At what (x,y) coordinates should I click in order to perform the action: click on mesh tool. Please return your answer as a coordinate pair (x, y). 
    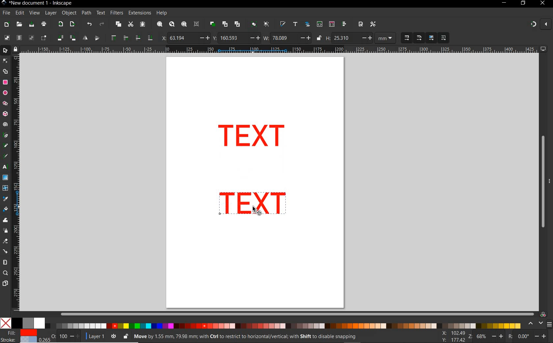
    Looking at the image, I should click on (6, 189).